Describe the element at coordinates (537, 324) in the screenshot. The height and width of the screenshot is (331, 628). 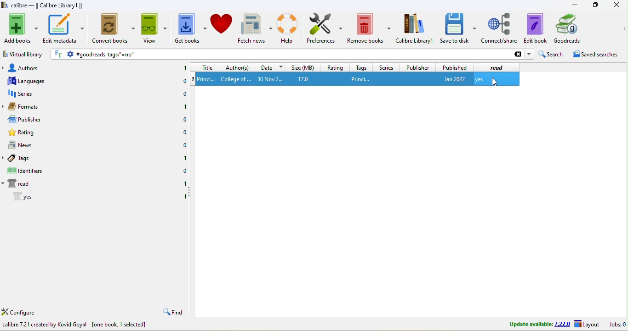
I see `update avalable 7.22.0` at that location.